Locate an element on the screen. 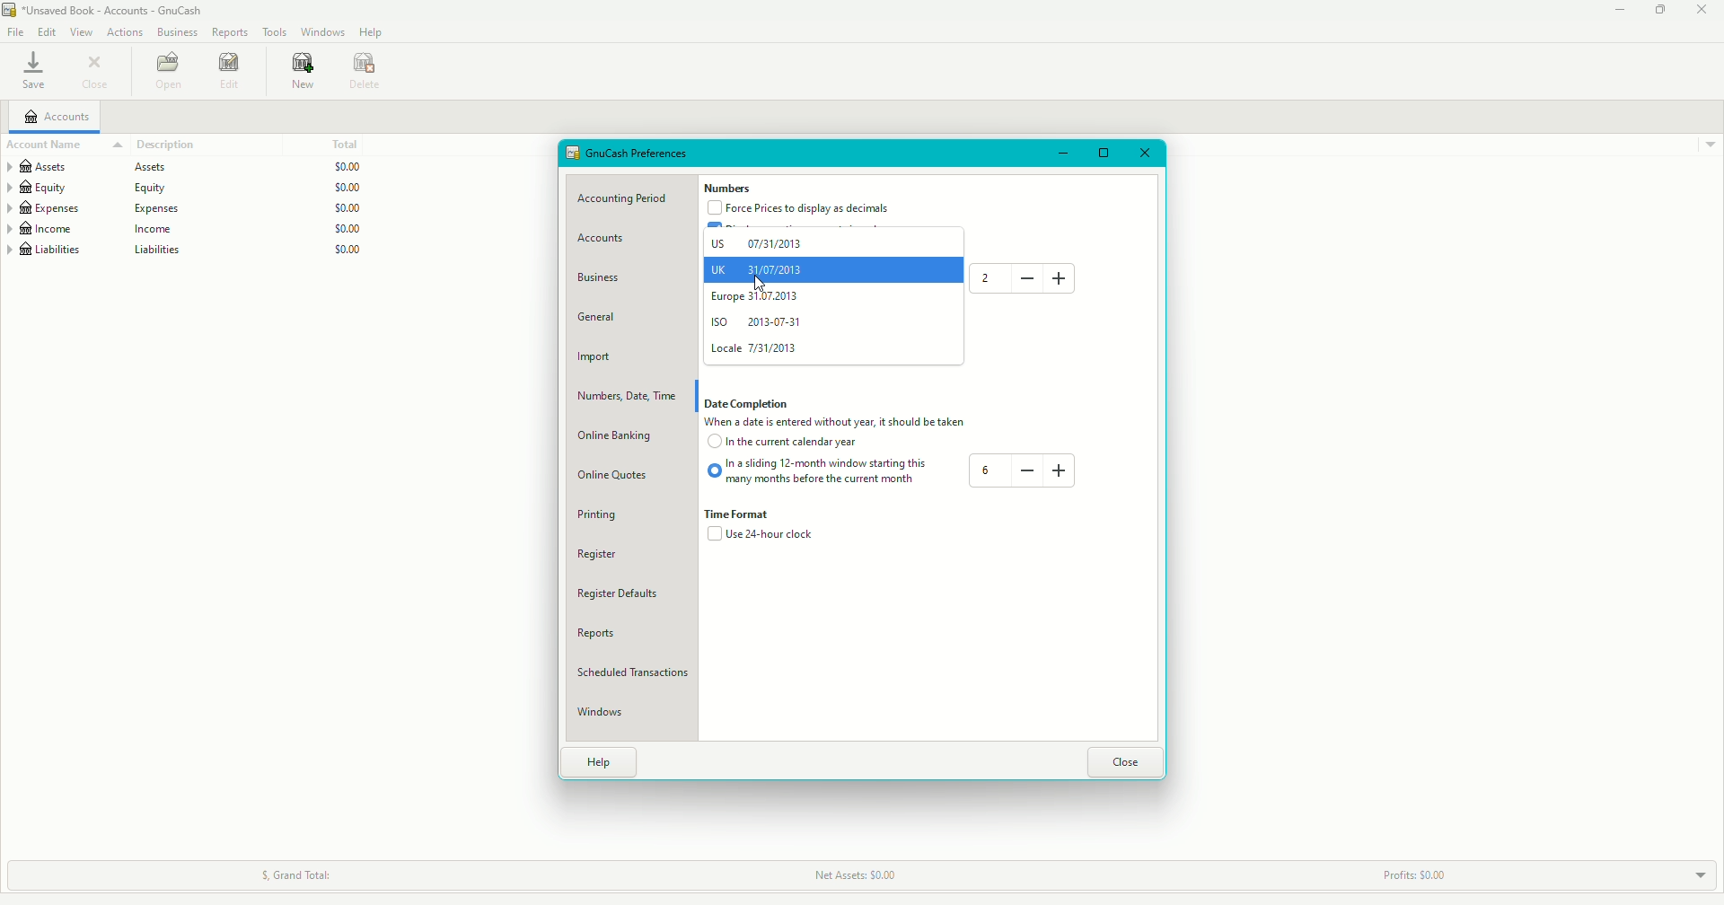  Close is located at coordinates (1144, 152).